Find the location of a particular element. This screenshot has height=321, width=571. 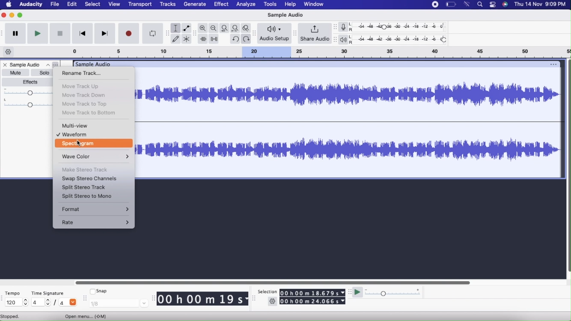

move toolbar is located at coordinates (85, 299).